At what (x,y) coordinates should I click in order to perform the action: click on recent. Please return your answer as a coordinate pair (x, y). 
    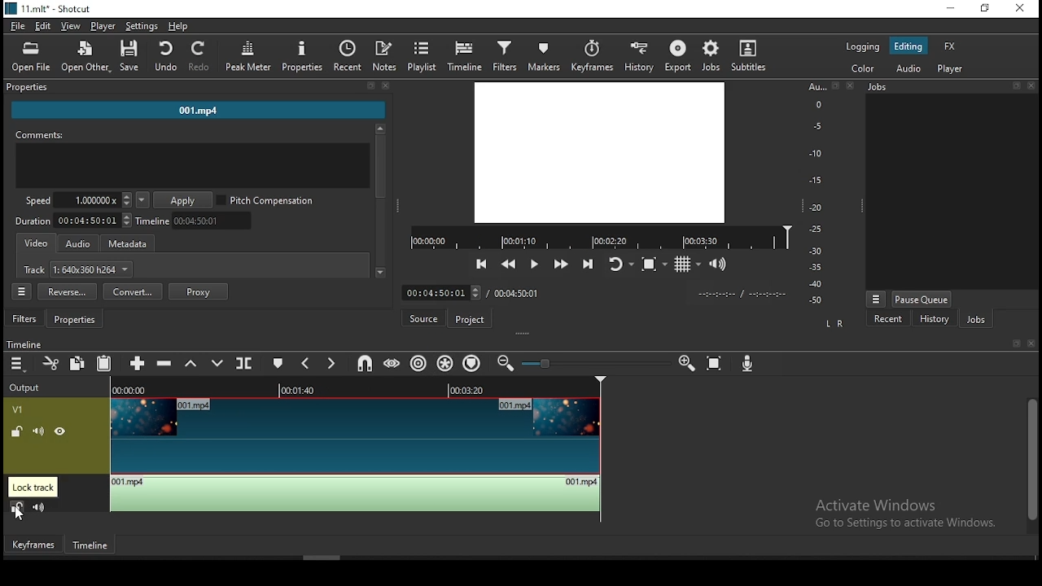
    Looking at the image, I should click on (347, 55).